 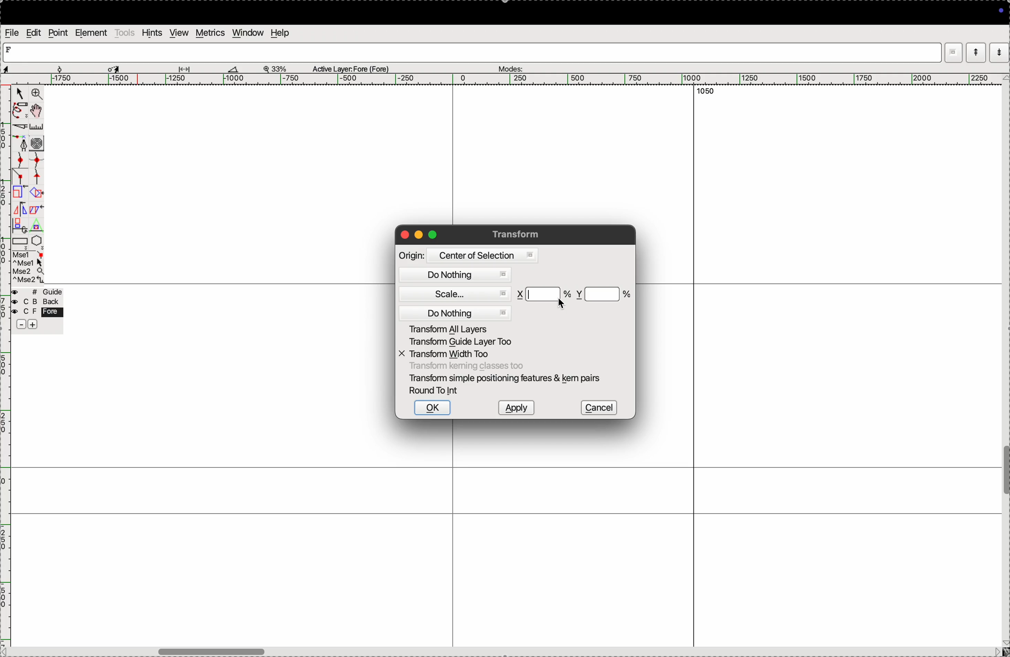 I want to click on mode up, so click(x=975, y=53).